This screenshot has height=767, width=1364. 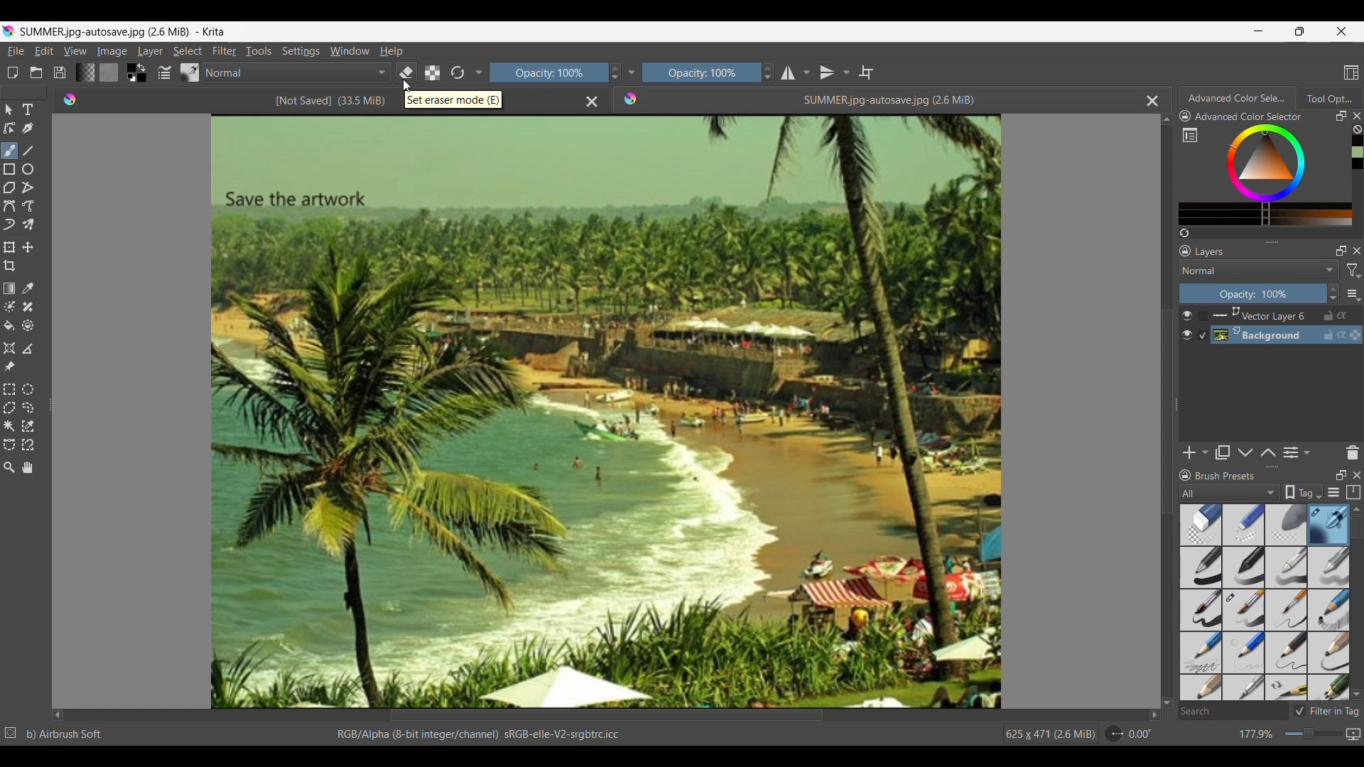 What do you see at coordinates (1289, 335) in the screenshot?
I see `Background` at bounding box center [1289, 335].